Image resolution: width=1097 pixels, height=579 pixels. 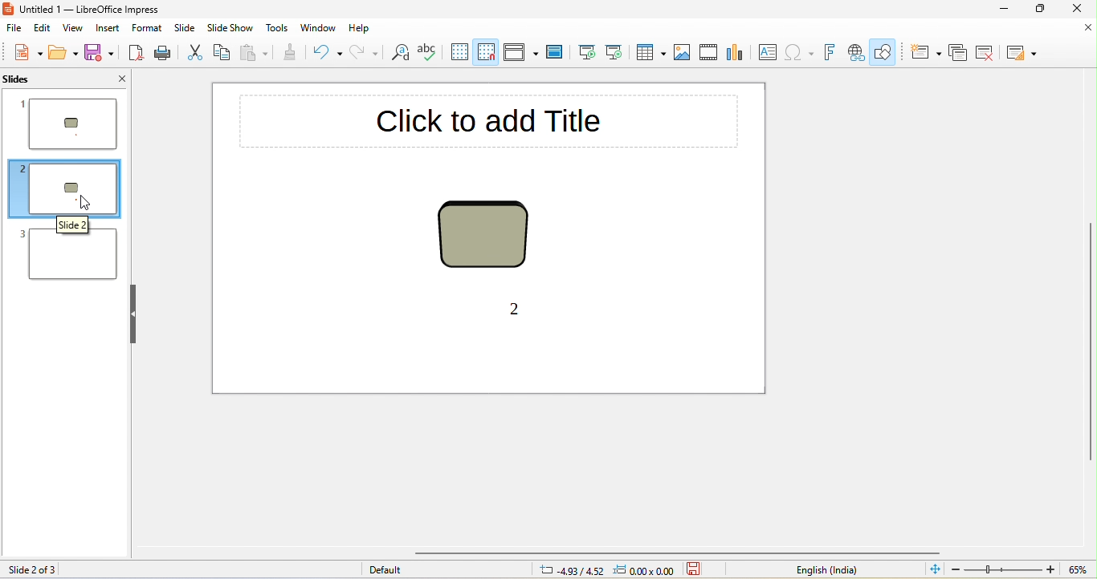 What do you see at coordinates (797, 53) in the screenshot?
I see `special character` at bounding box center [797, 53].